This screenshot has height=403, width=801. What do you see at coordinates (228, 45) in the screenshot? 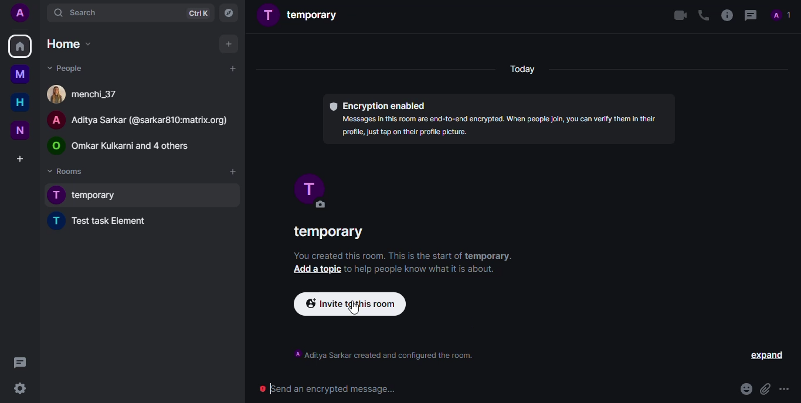
I see `add` at bounding box center [228, 45].